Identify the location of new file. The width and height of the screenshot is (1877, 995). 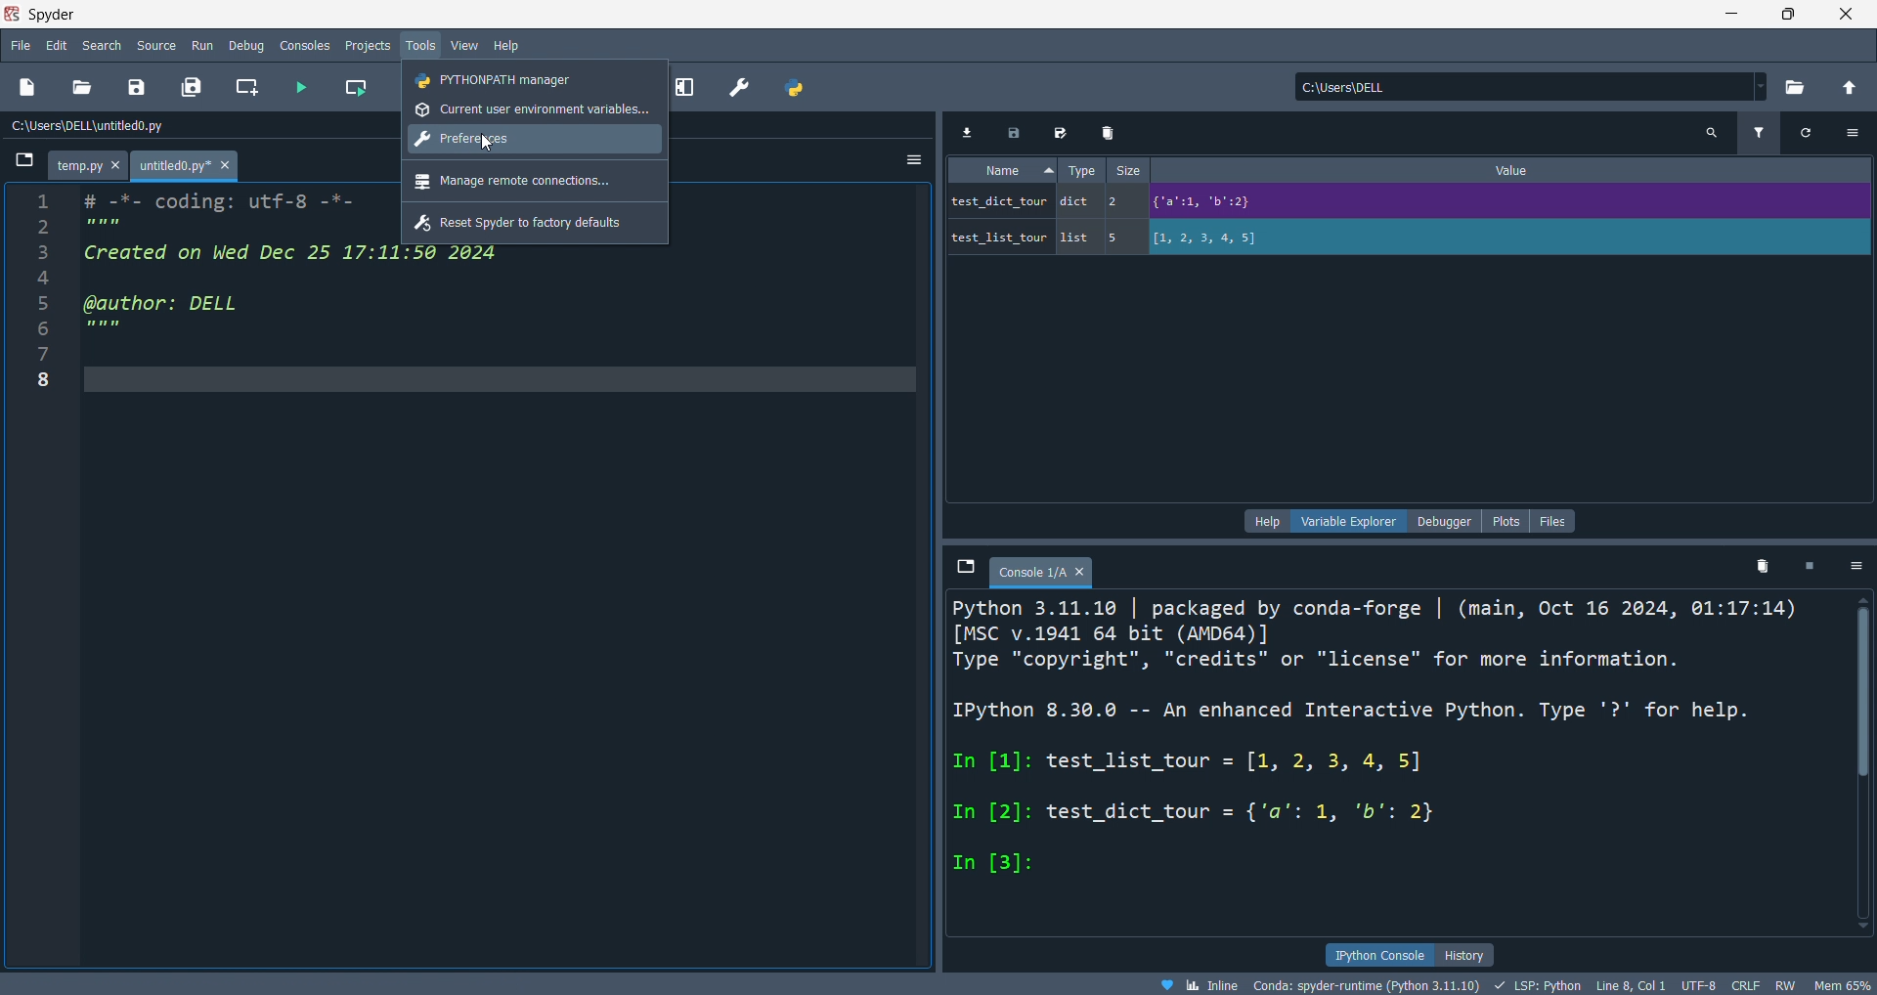
(31, 88).